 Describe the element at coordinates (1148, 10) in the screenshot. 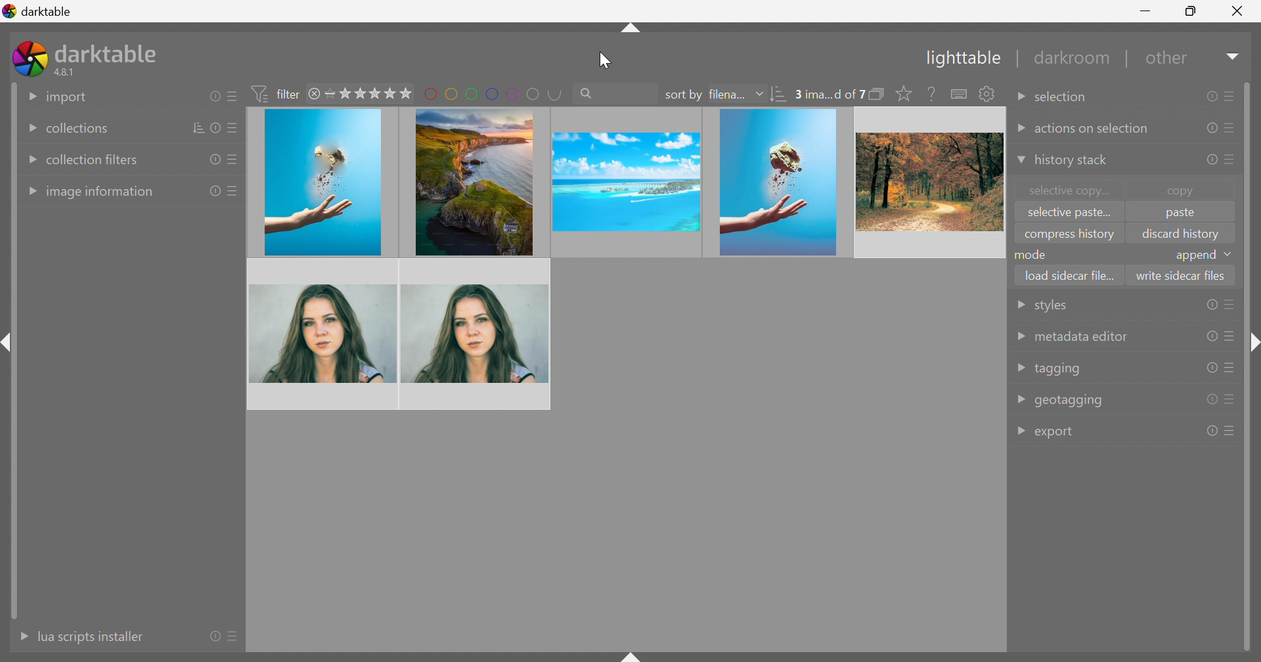

I see `Minimize` at that location.